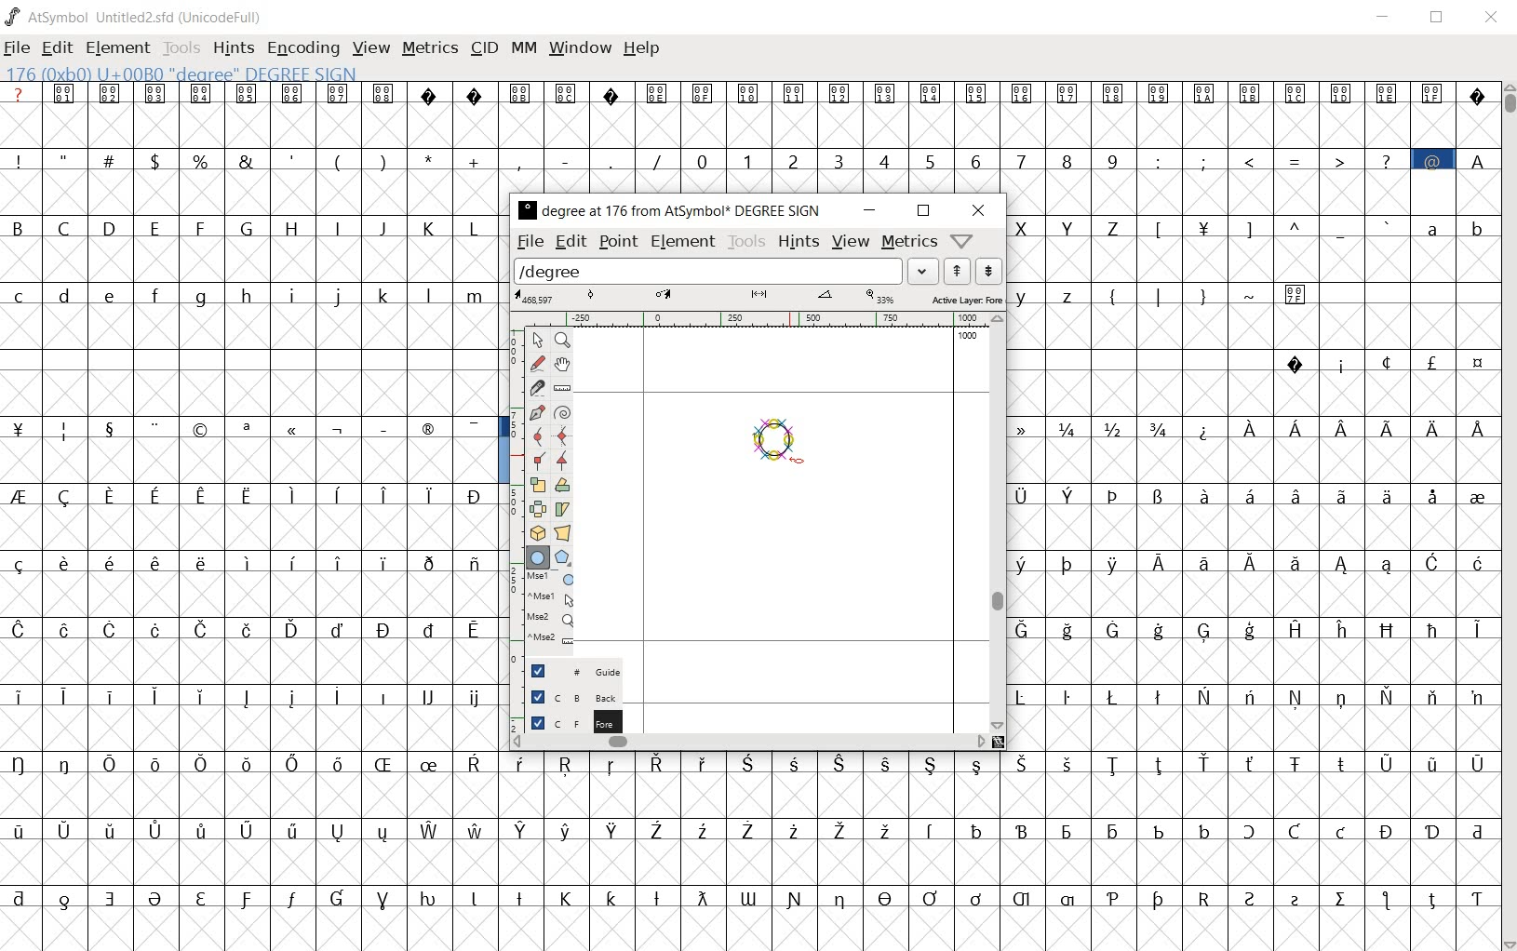 The width and height of the screenshot is (1517, 951). What do you see at coordinates (303, 47) in the screenshot?
I see `encoding` at bounding box center [303, 47].